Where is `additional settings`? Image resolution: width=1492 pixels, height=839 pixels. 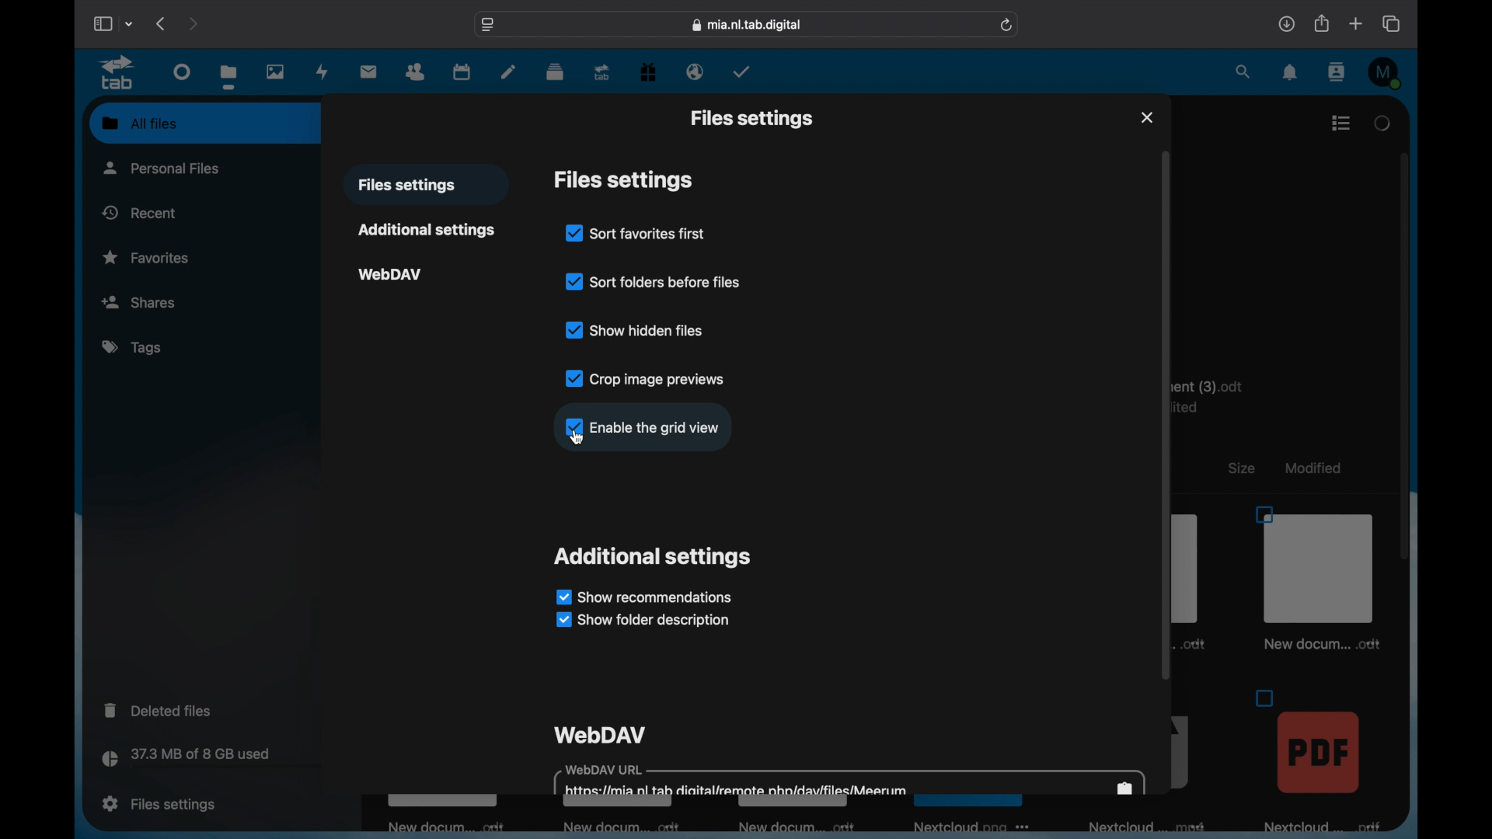 additional settings is located at coordinates (654, 556).